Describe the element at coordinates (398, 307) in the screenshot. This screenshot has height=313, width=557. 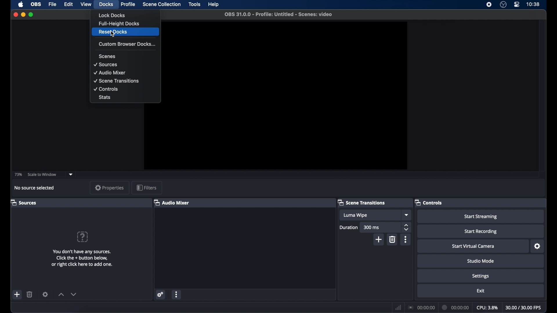
I see `network` at that location.